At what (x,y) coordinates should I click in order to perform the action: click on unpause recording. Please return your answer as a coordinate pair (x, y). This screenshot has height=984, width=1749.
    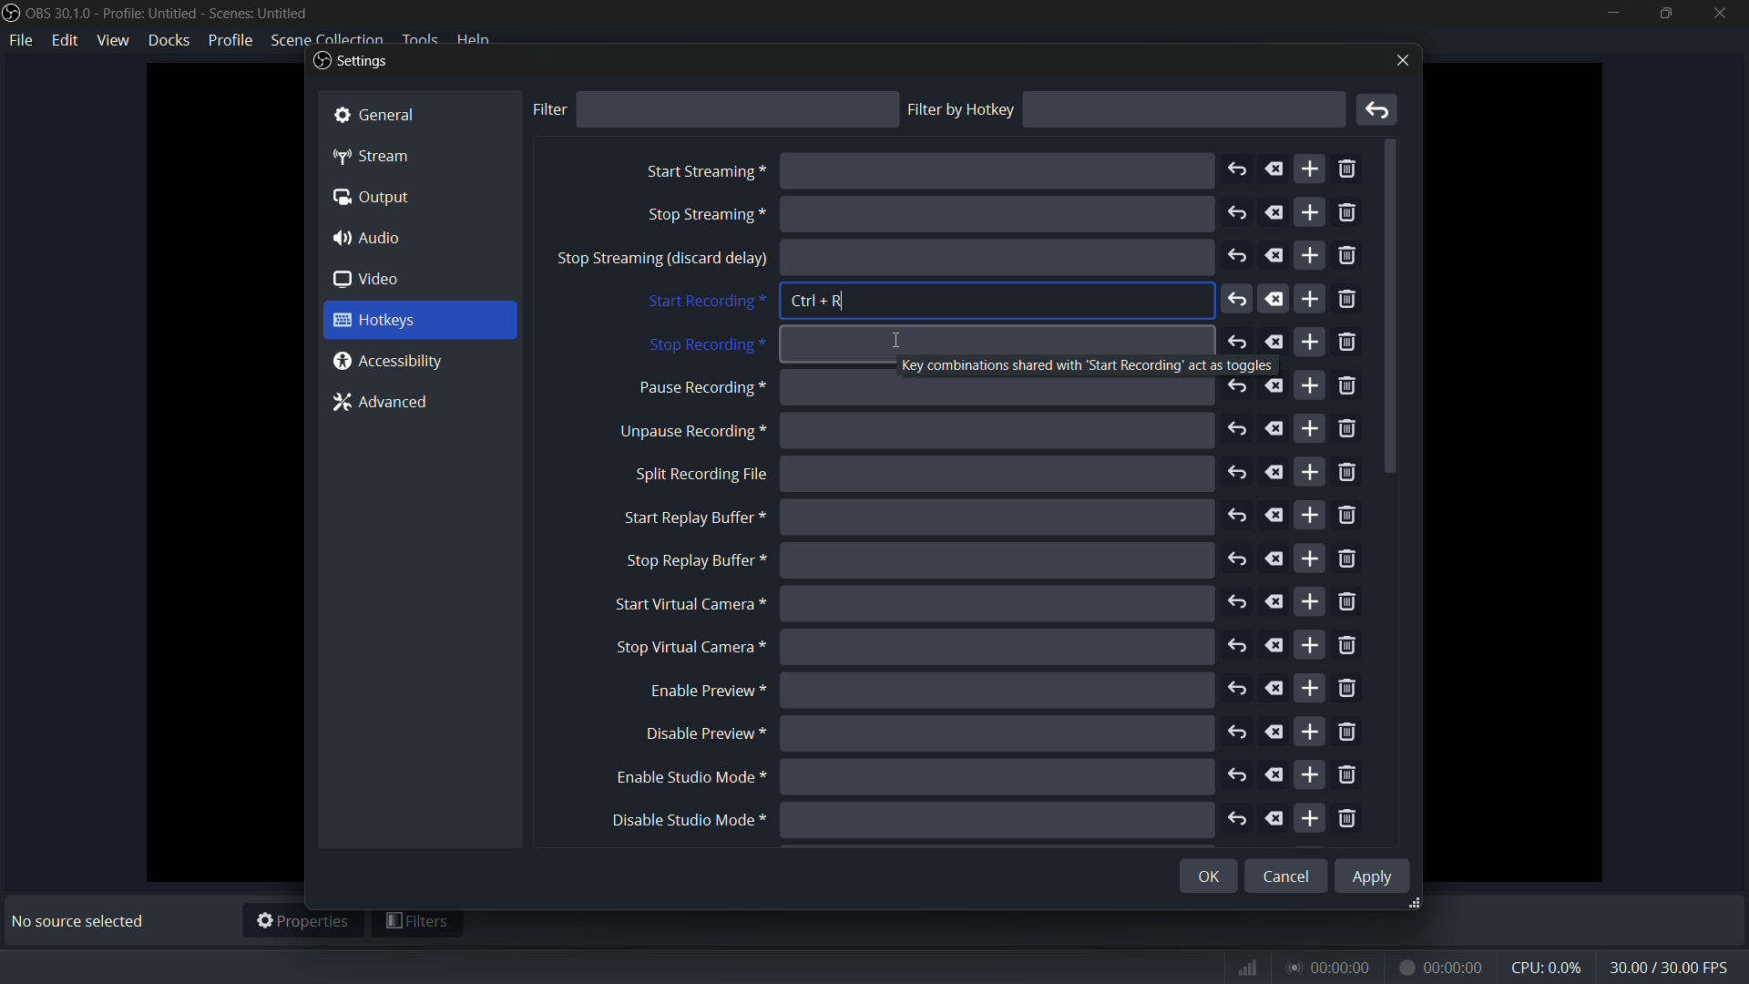
    Looking at the image, I should click on (690, 432).